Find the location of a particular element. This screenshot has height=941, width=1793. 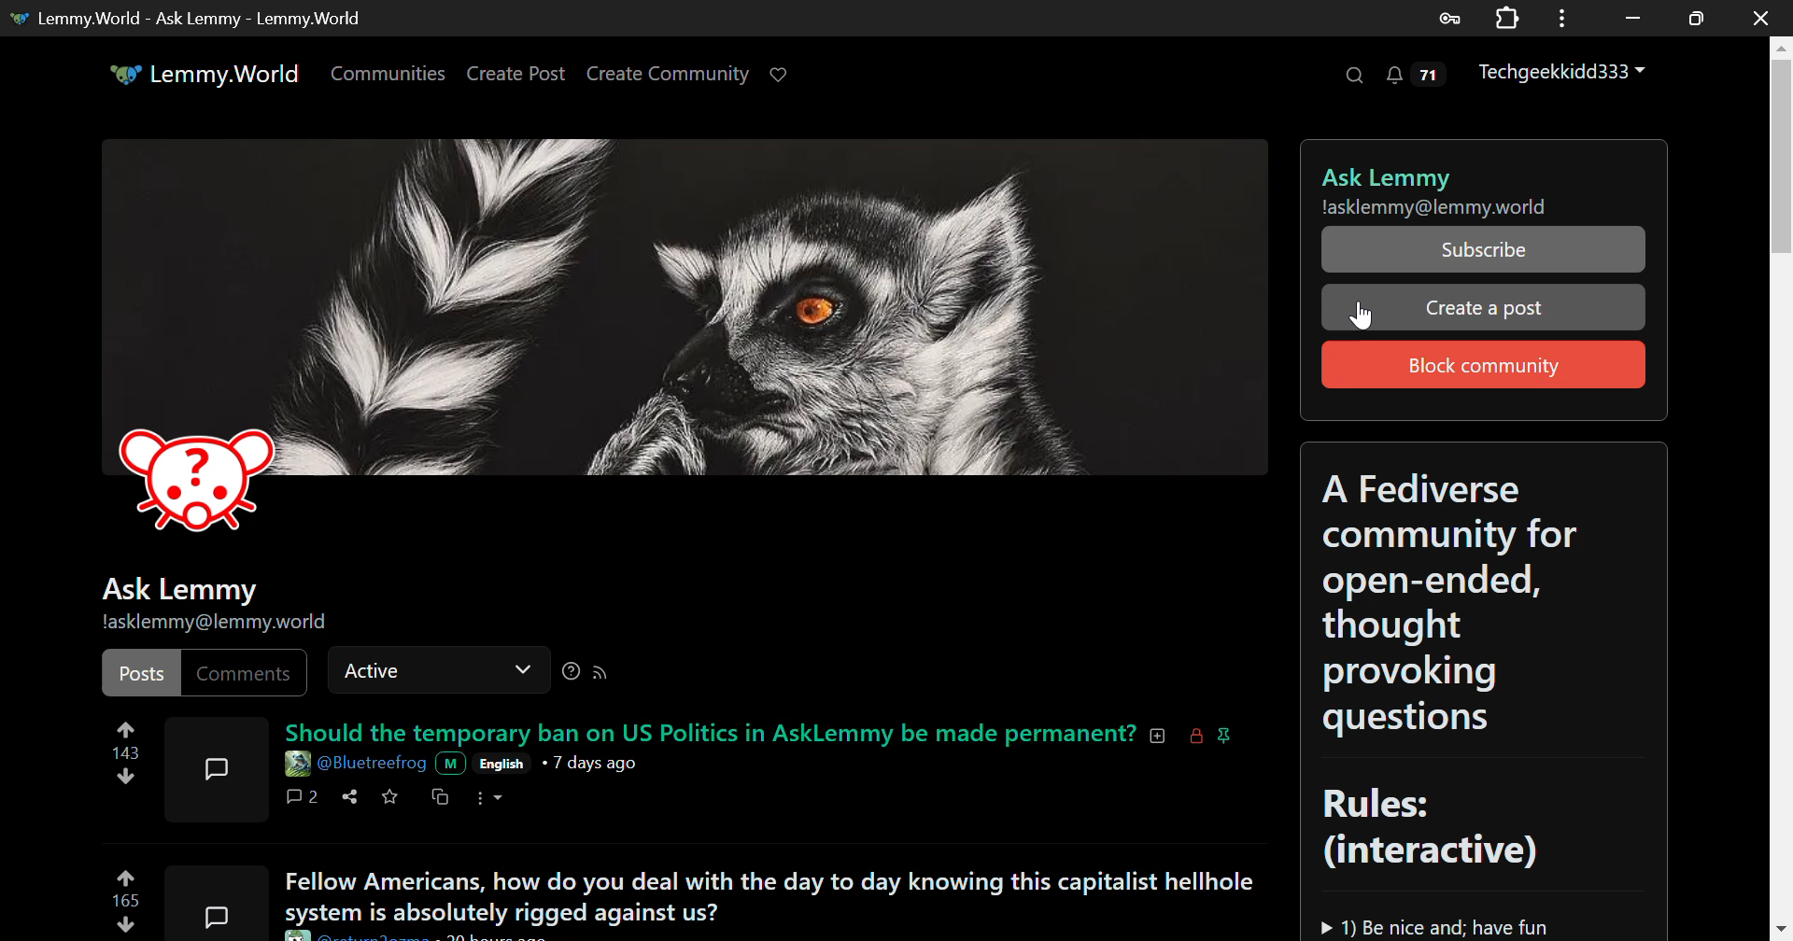

7 days ago is located at coordinates (592, 762).